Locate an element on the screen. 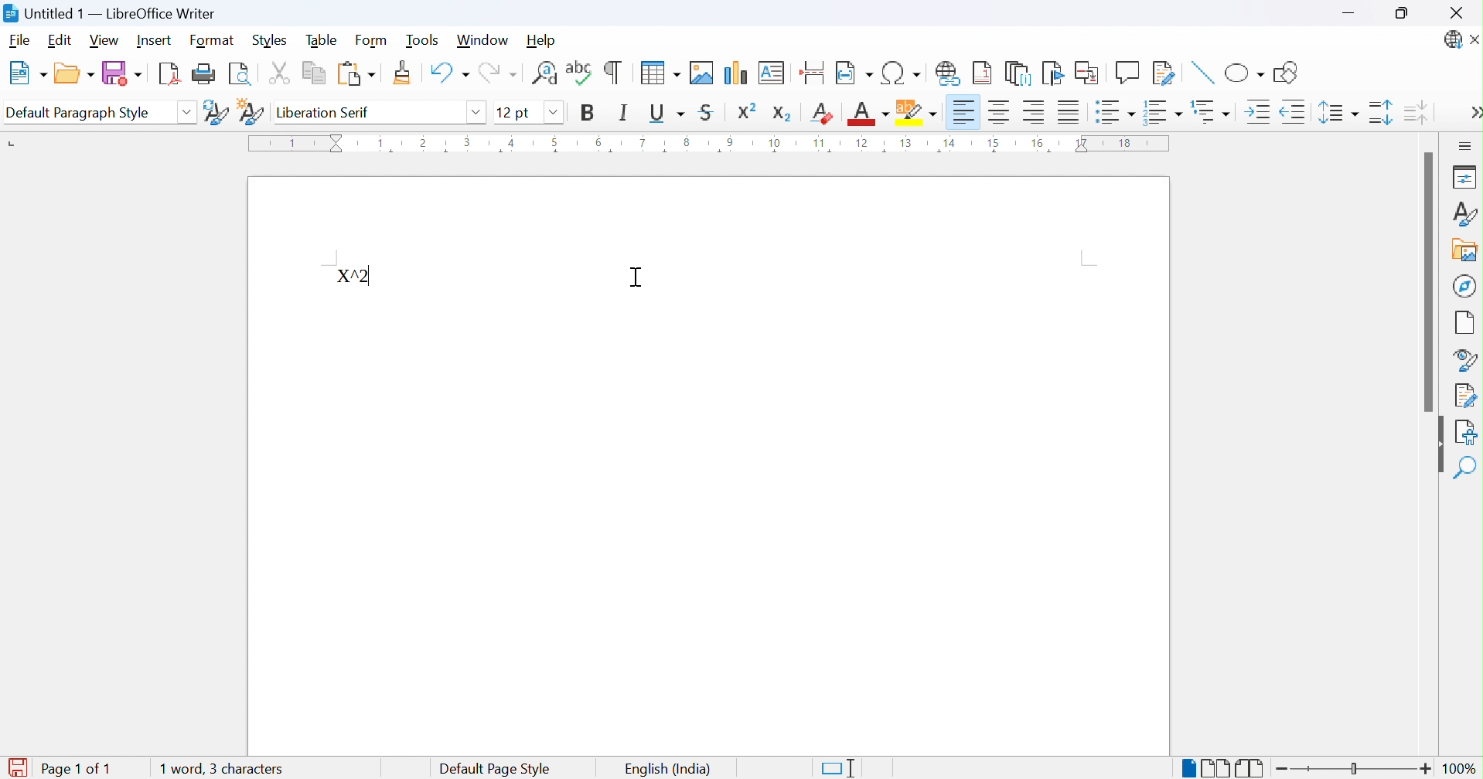  Import as PDF is located at coordinates (172, 73).